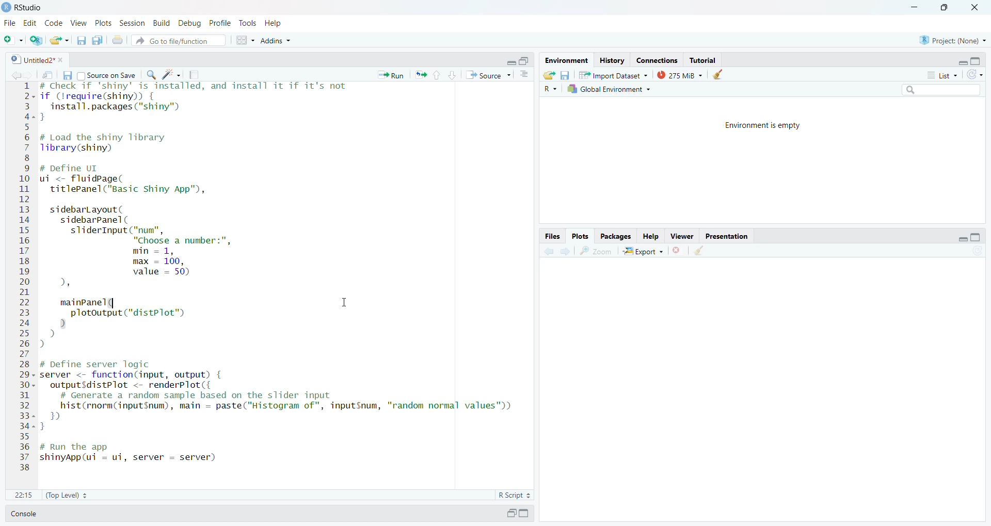 The width and height of the screenshot is (991, 526). I want to click on up, so click(438, 75).